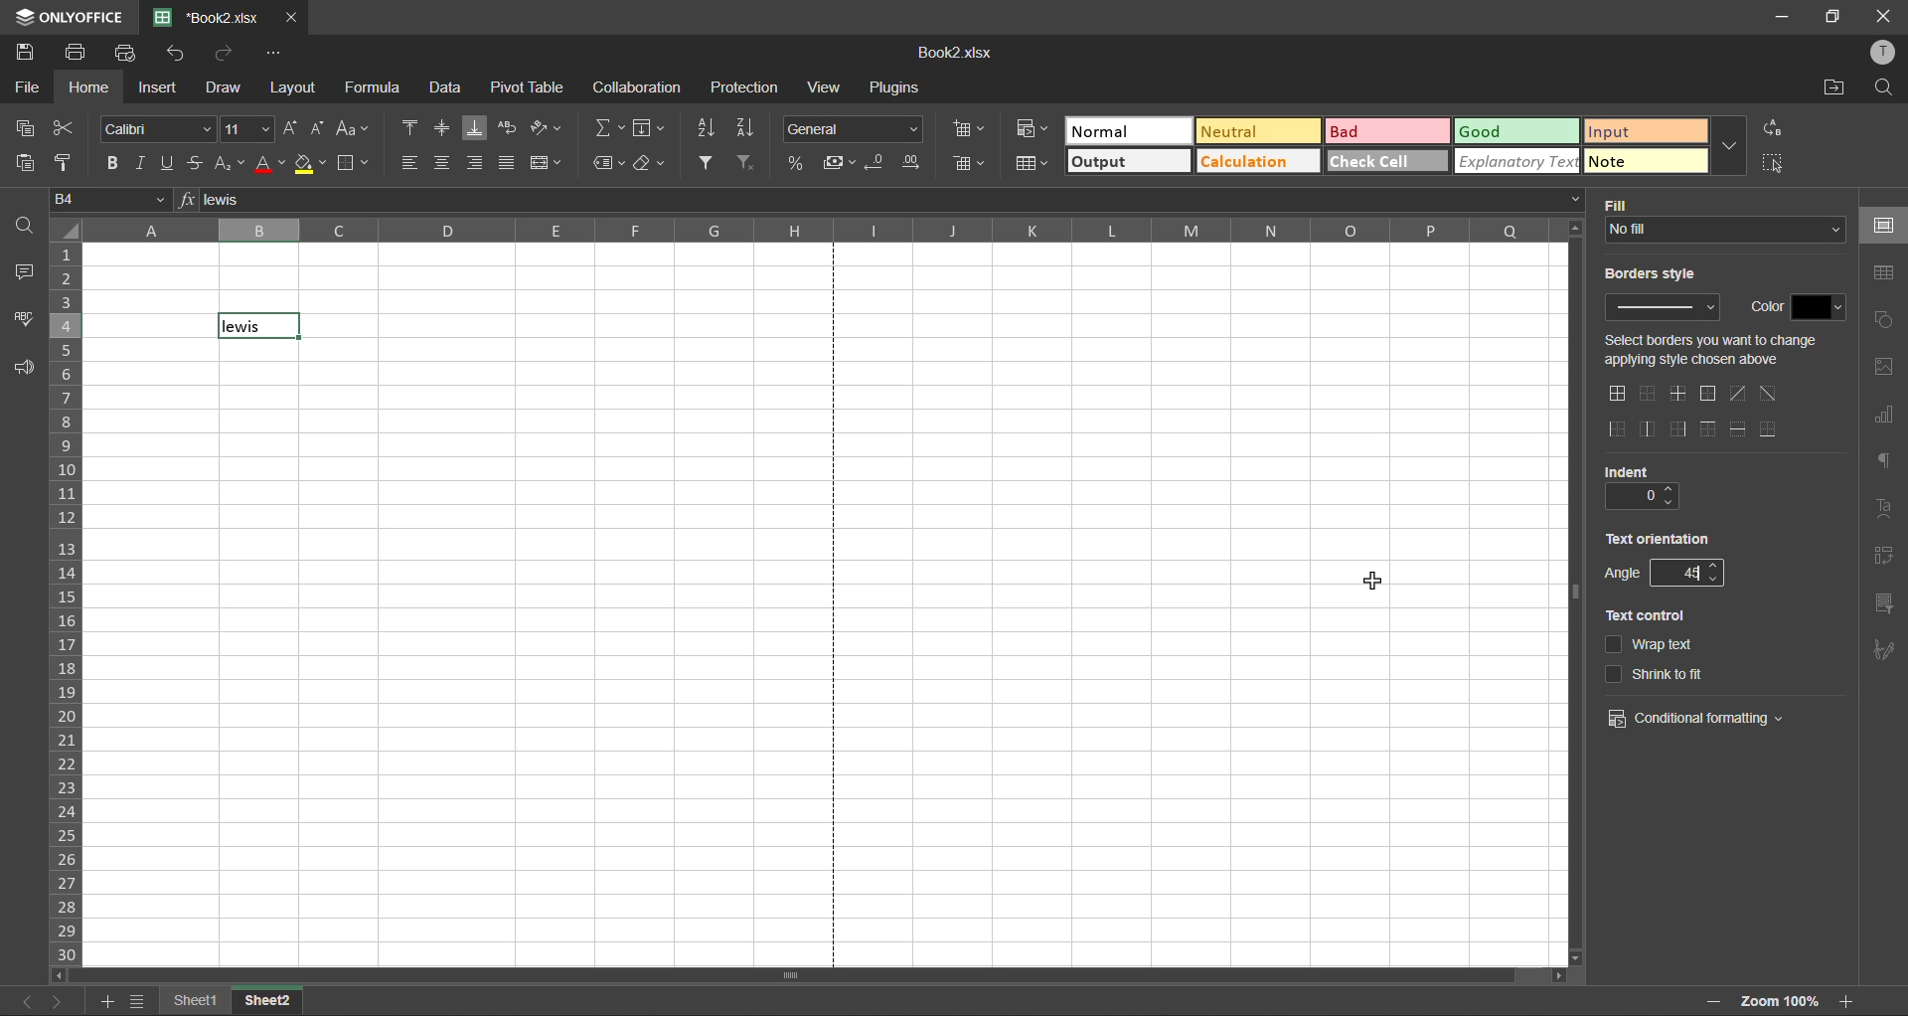  What do you see at coordinates (1823, 305) in the screenshot?
I see `change color` at bounding box center [1823, 305].